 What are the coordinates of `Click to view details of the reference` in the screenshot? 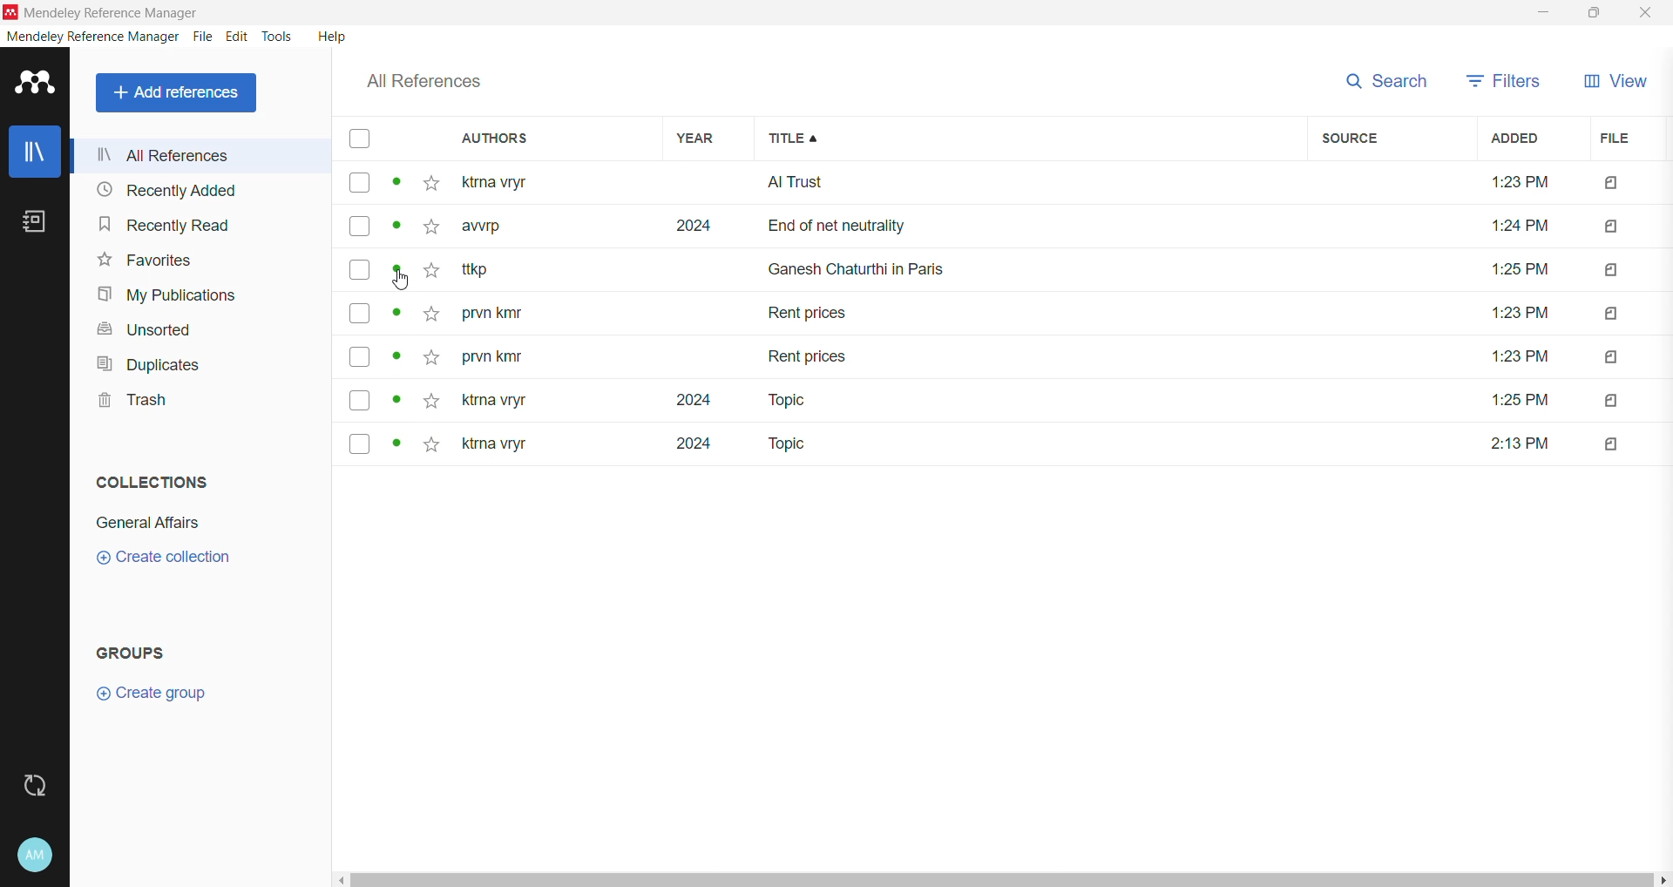 It's located at (400, 315).